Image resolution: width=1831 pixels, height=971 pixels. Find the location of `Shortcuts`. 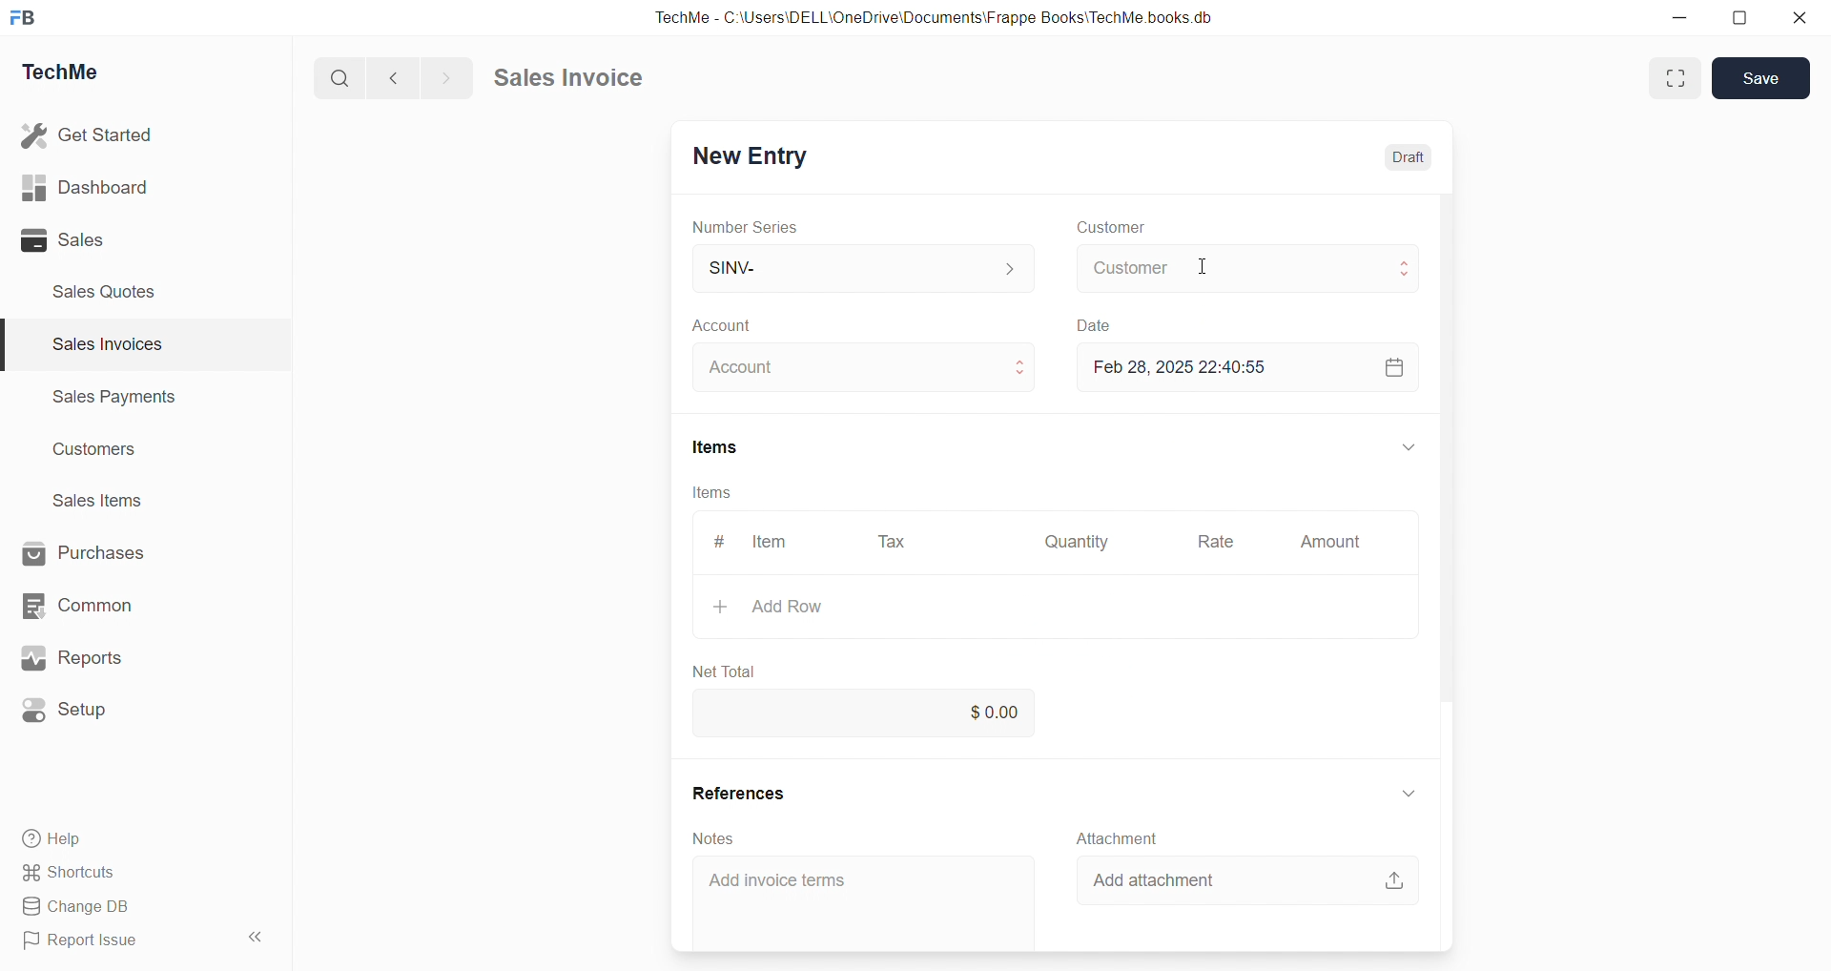

Shortcuts is located at coordinates (72, 873).